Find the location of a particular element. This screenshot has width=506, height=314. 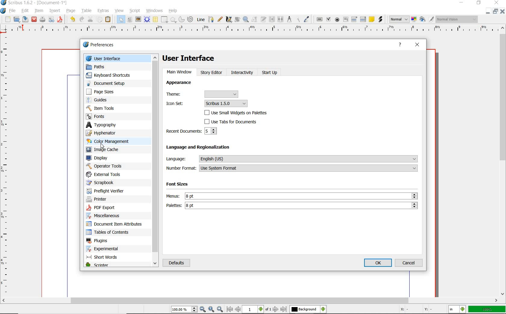

coordinates is located at coordinates (416, 310).